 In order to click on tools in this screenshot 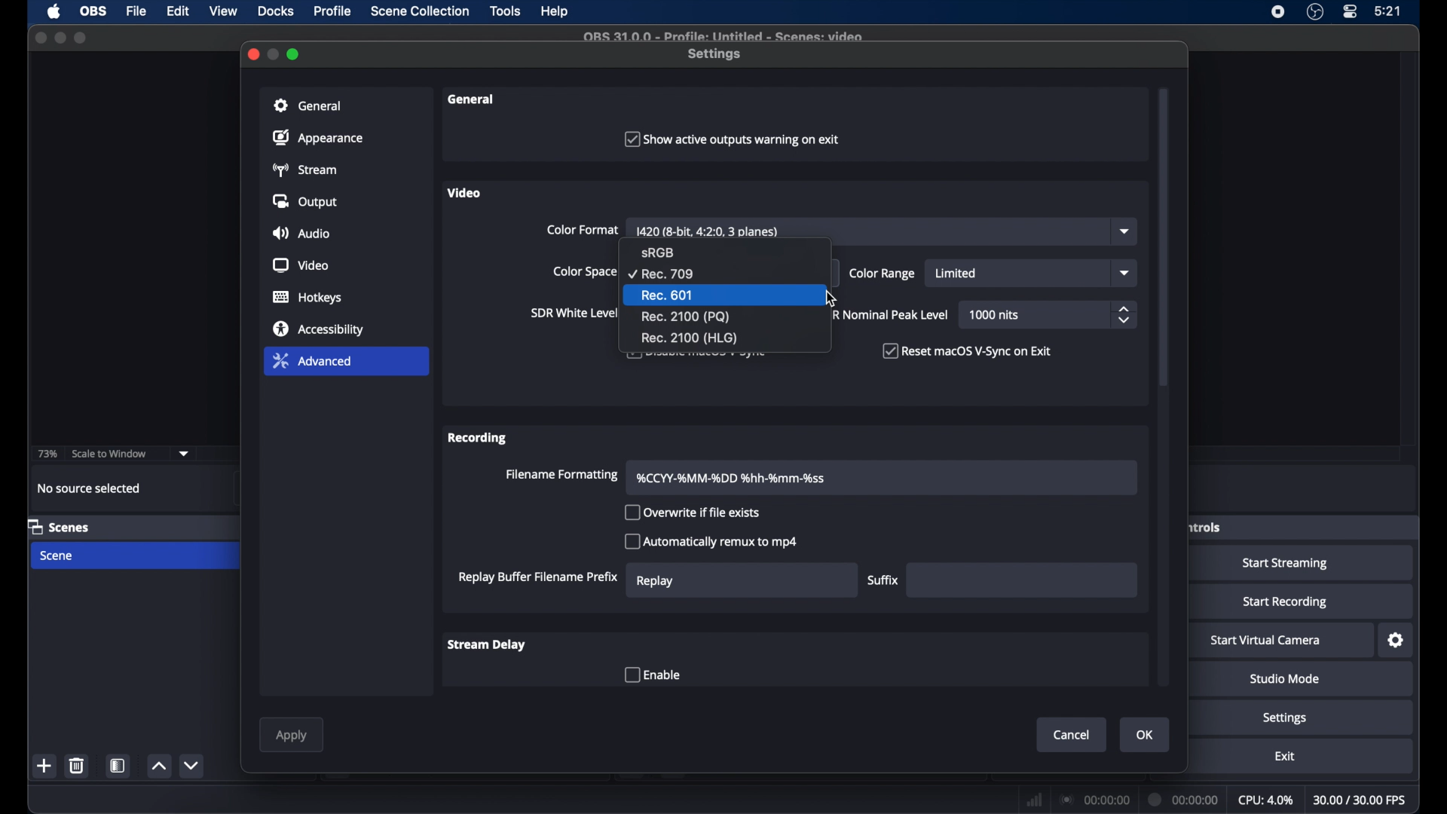, I will do `click(506, 11)`.